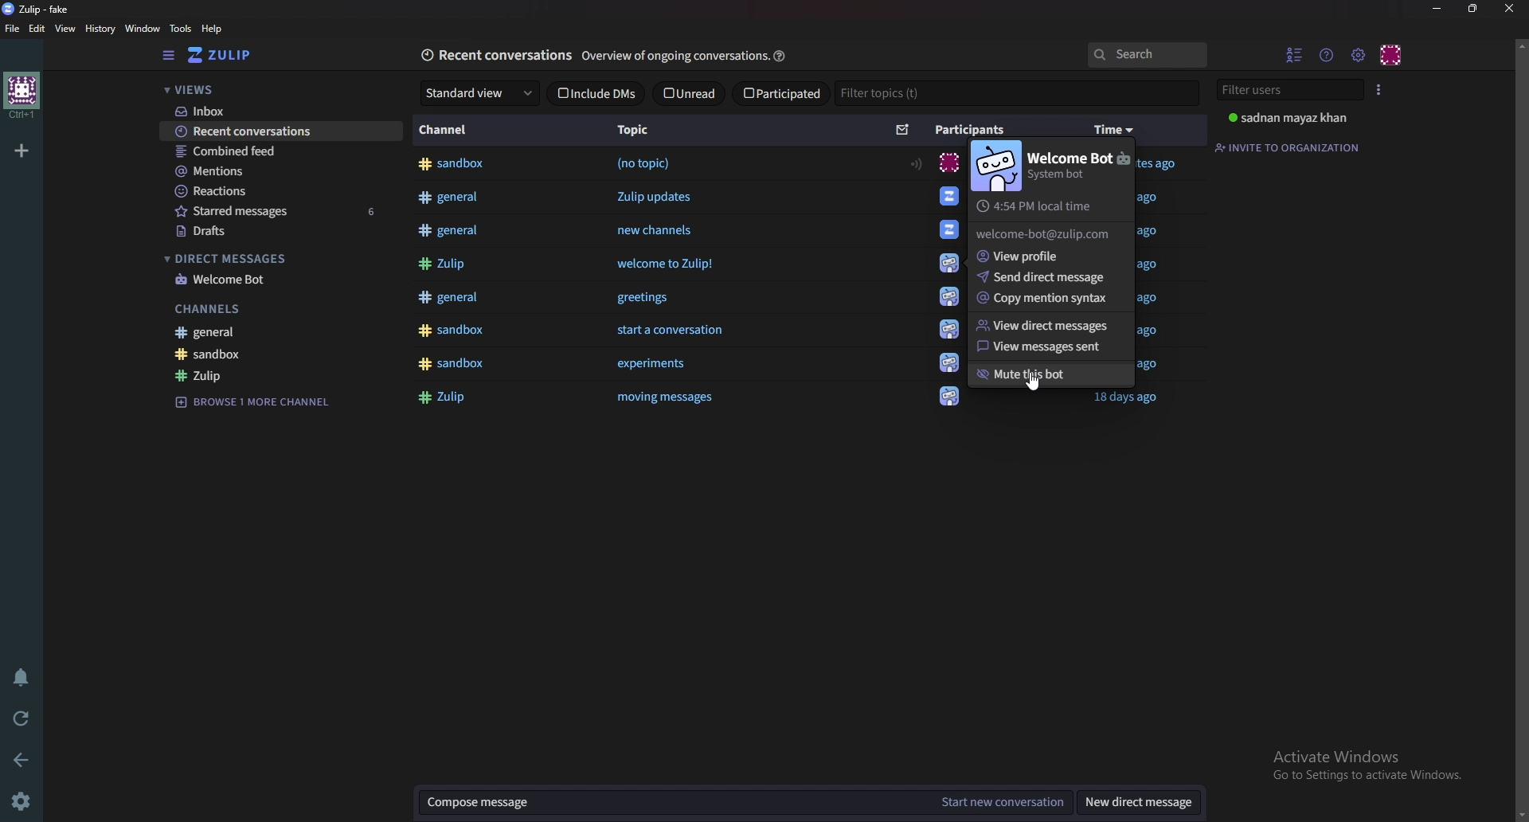  What do you see at coordinates (22, 96) in the screenshot?
I see `home` at bounding box center [22, 96].